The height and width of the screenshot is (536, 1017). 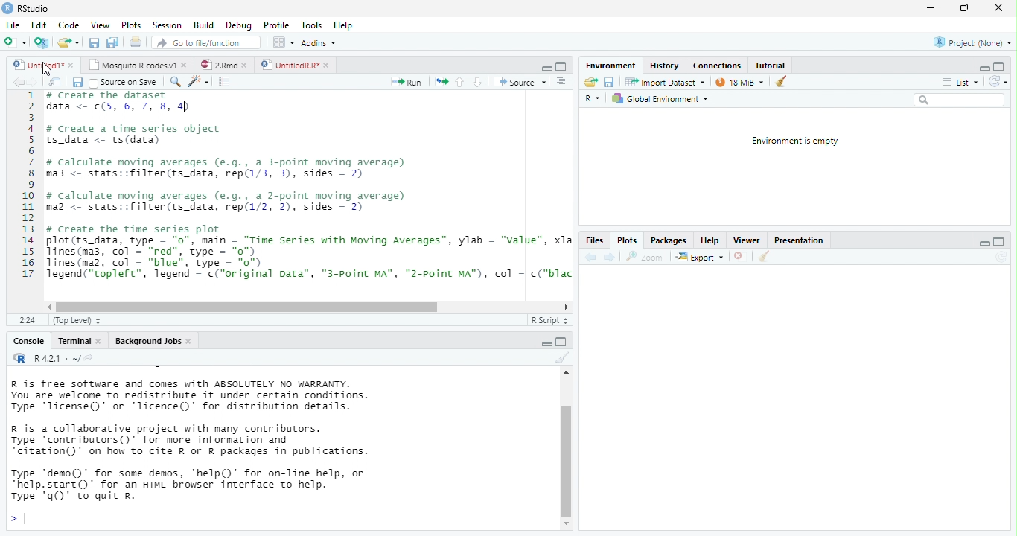 What do you see at coordinates (295, 190) in the screenshot?
I see `1 # Create the dataset

2 data <- (5, 6, 7, 8, 4)

3

4 # create a time series object

5 ts_data <- ts(data)

6

7 # calculate moving averages (e.g., a 3-point moving average)

8 ma3 <- stats::filter(ts_data, rep(1/3, 3), sides = 2)

9

10 # calculate moving averages (e.g., a 2-point moving average)

11 maz <- stats::filter(ts_data, rep(1/2, 2), sides = 2)

12

13 # create the time series plot

14 plot(ts_data, type = "0", main = "Time series with moving Averages”, ylab = "value", x1:
15 lines(ma3, col = "red", type = "o")

16 lines(ma2, col = “blue”, type = "o")

17 legend(“topleft”, legend = c(“original pata”, "3-point MA", "2-point MA"), col = c(“blac` at bounding box center [295, 190].